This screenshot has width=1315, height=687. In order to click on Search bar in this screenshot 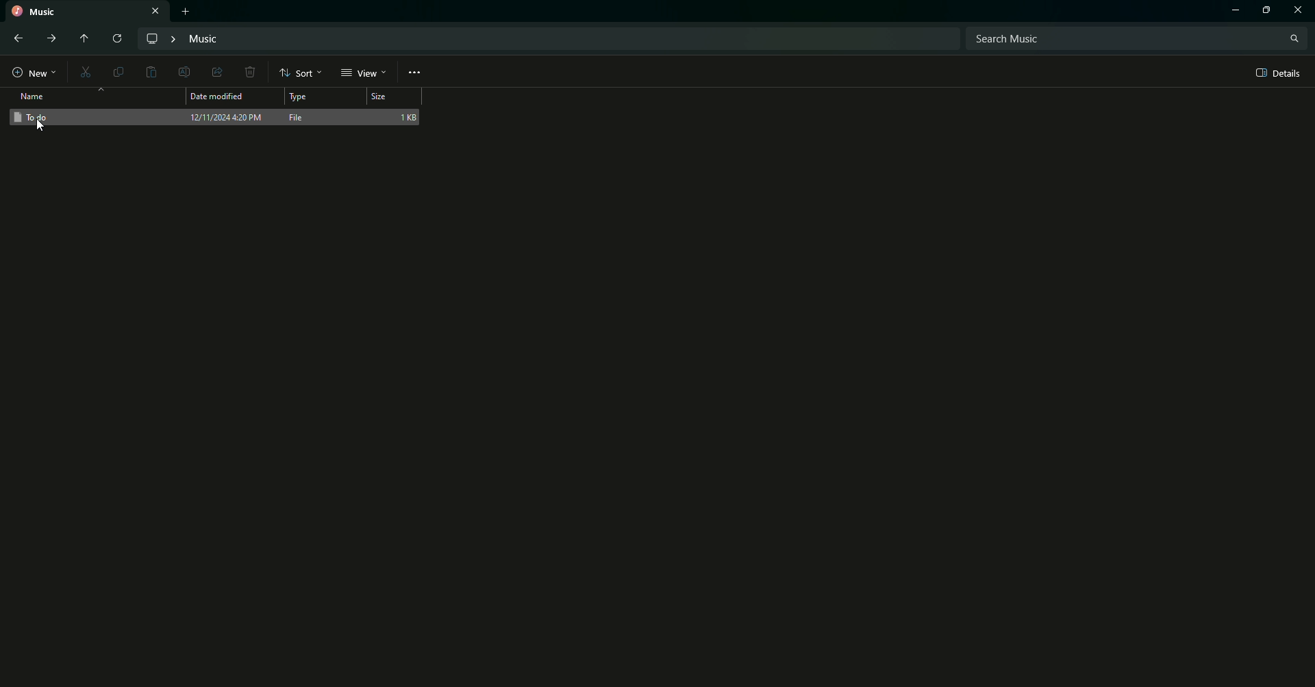, I will do `click(1135, 38)`.